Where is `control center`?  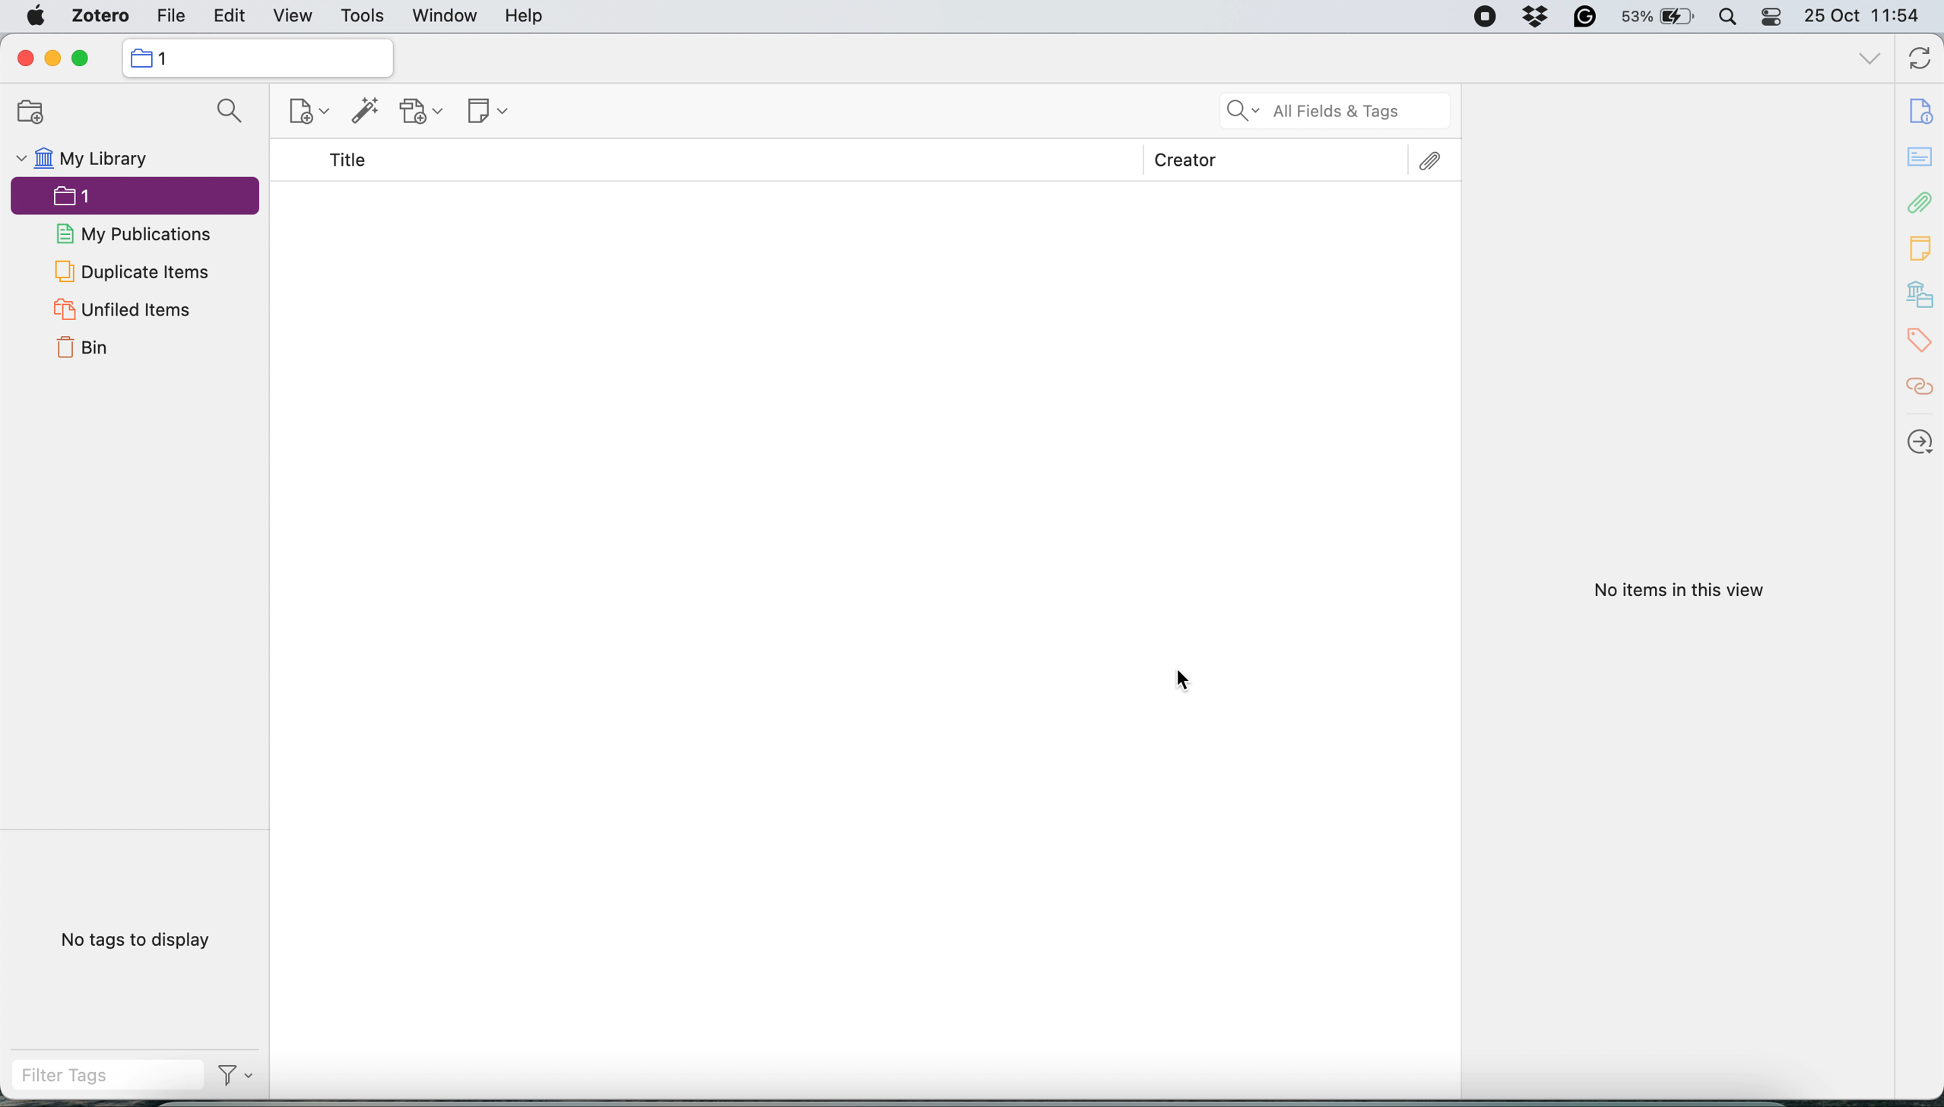 control center is located at coordinates (1773, 17).